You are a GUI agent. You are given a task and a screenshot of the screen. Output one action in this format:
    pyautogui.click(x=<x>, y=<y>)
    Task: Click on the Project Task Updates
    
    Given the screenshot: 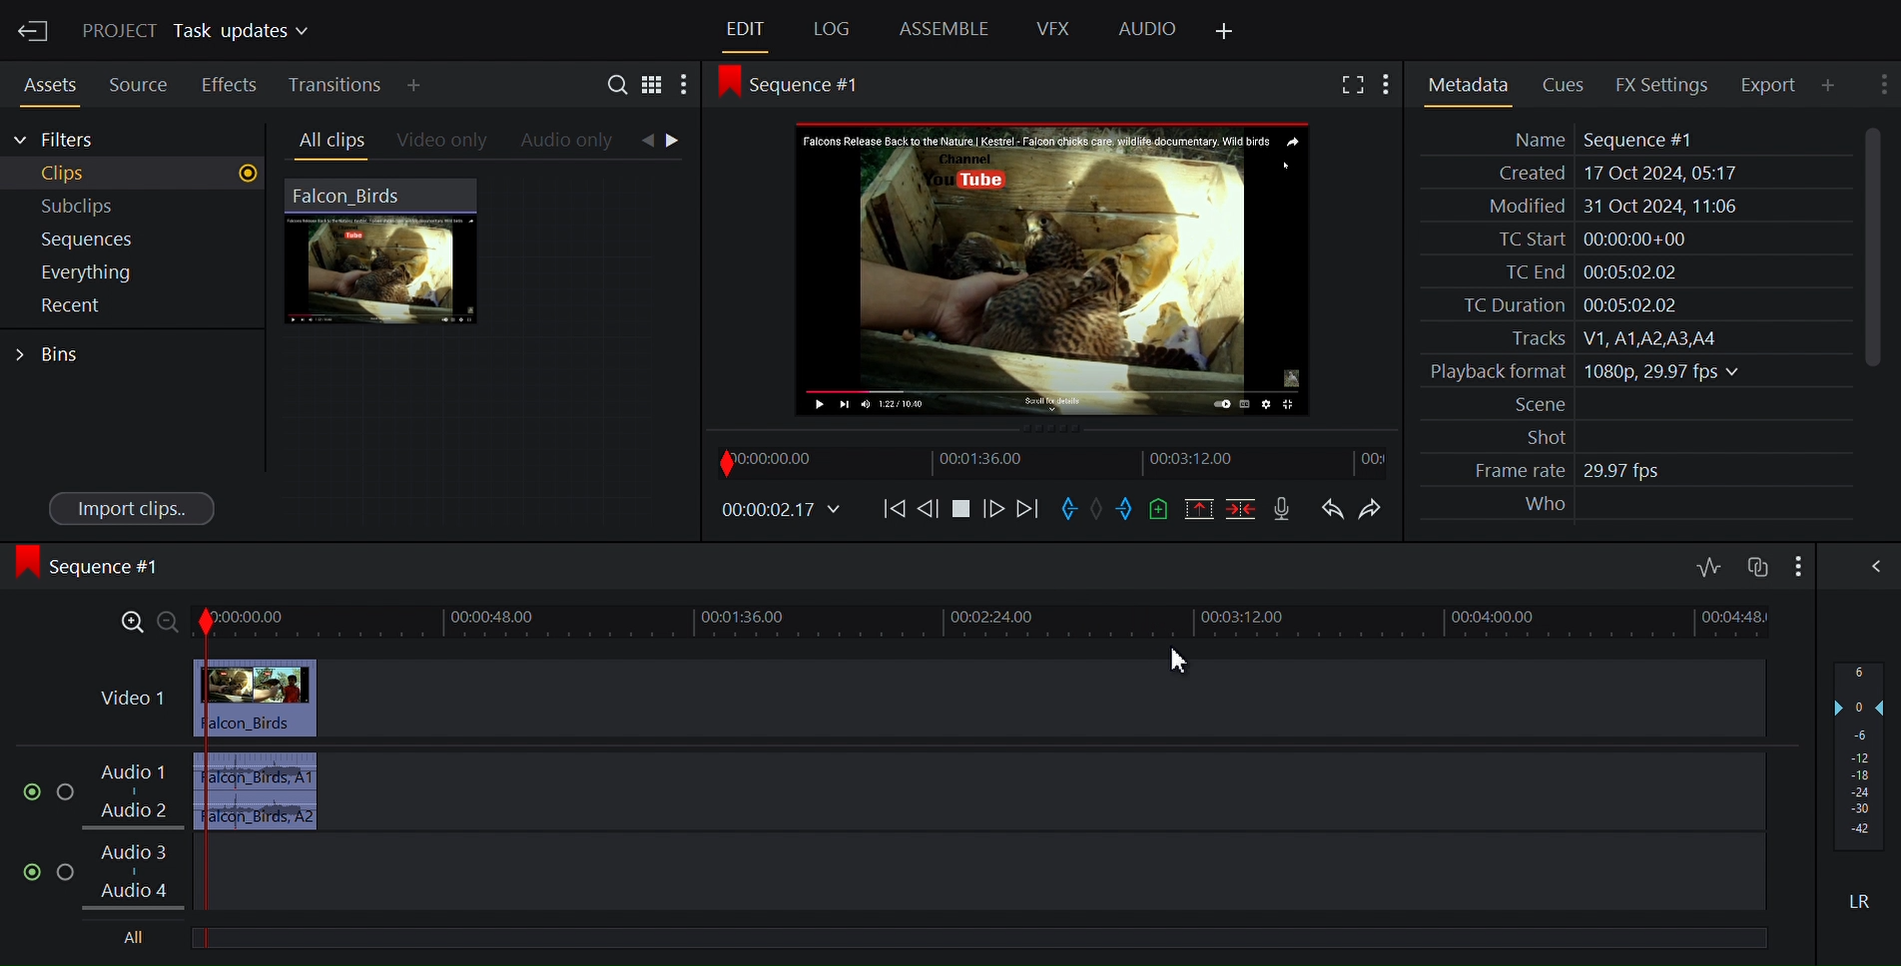 What is the action you would take?
    pyautogui.click(x=195, y=32)
    